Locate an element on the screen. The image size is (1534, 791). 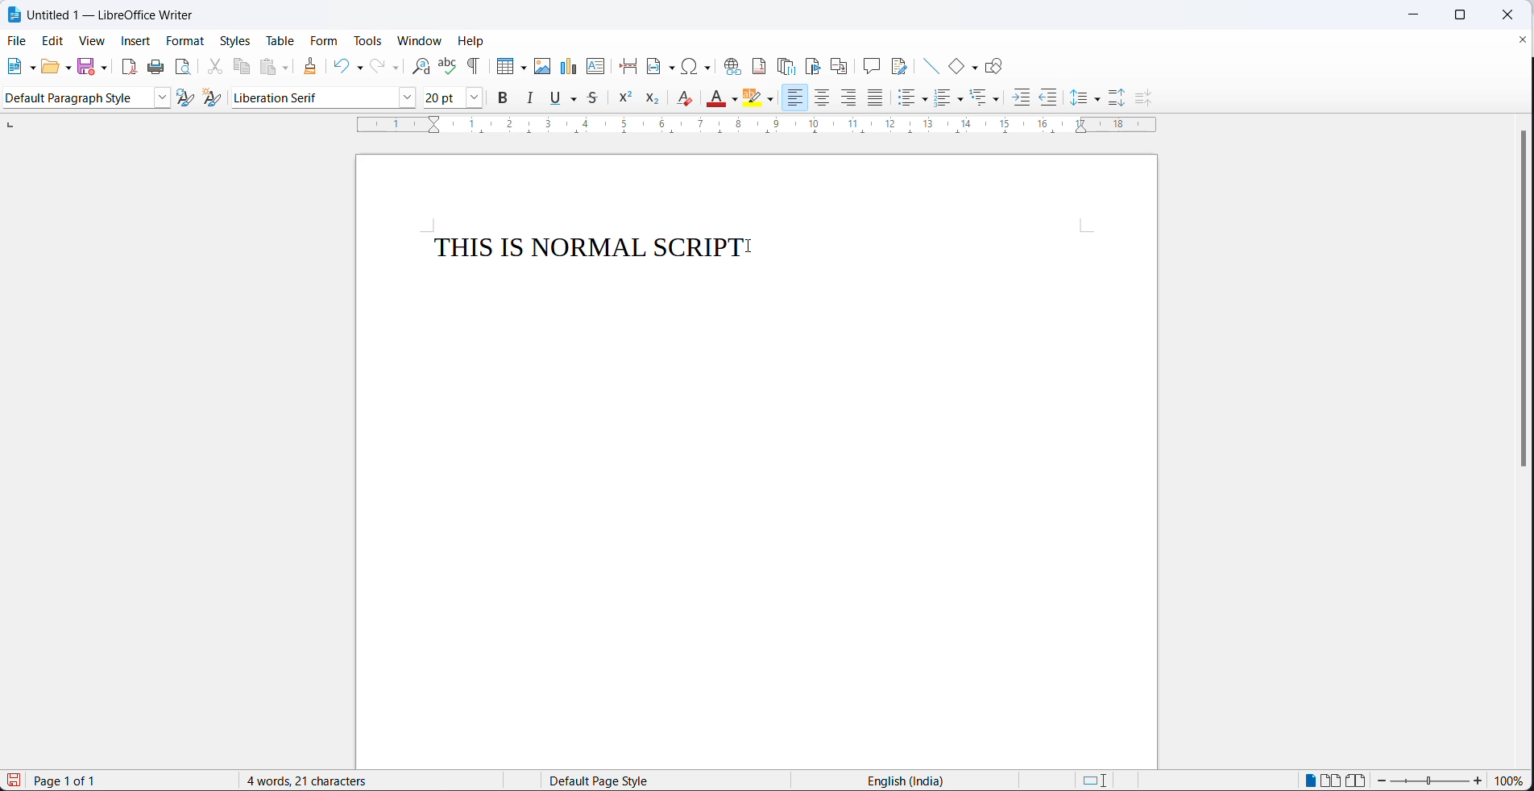
paste options is located at coordinates (290, 66).